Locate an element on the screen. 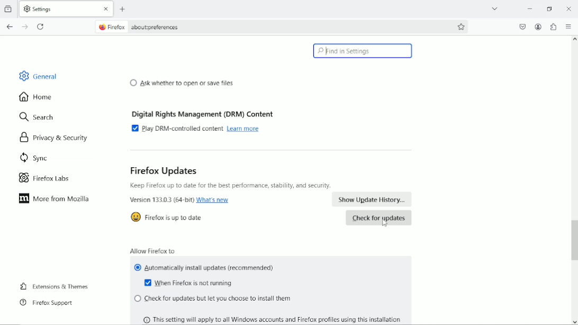 The image size is (578, 325). vertical scrollbar is located at coordinates (574, 240).